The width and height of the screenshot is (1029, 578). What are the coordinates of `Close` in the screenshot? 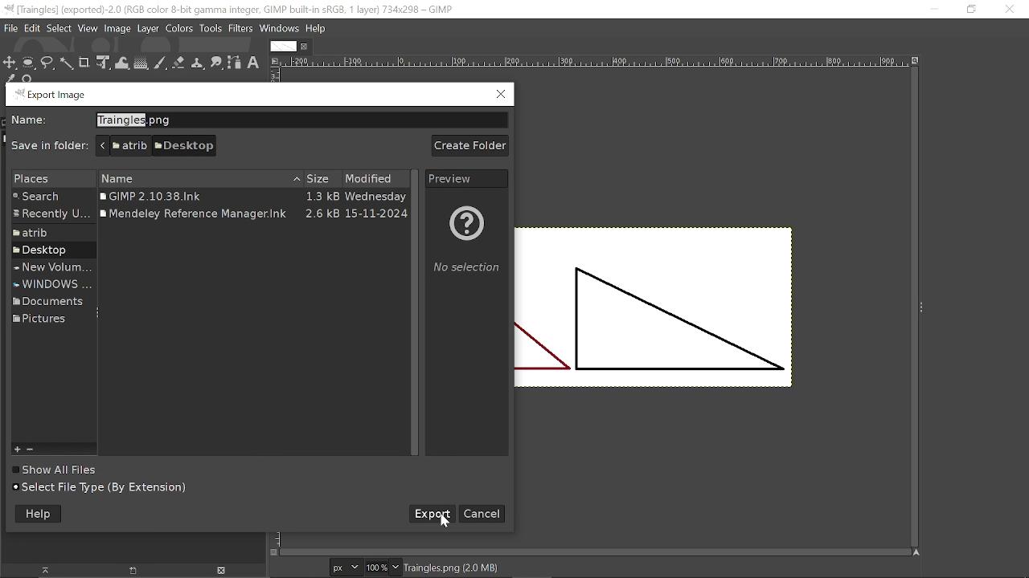 It's located at (502, 95).